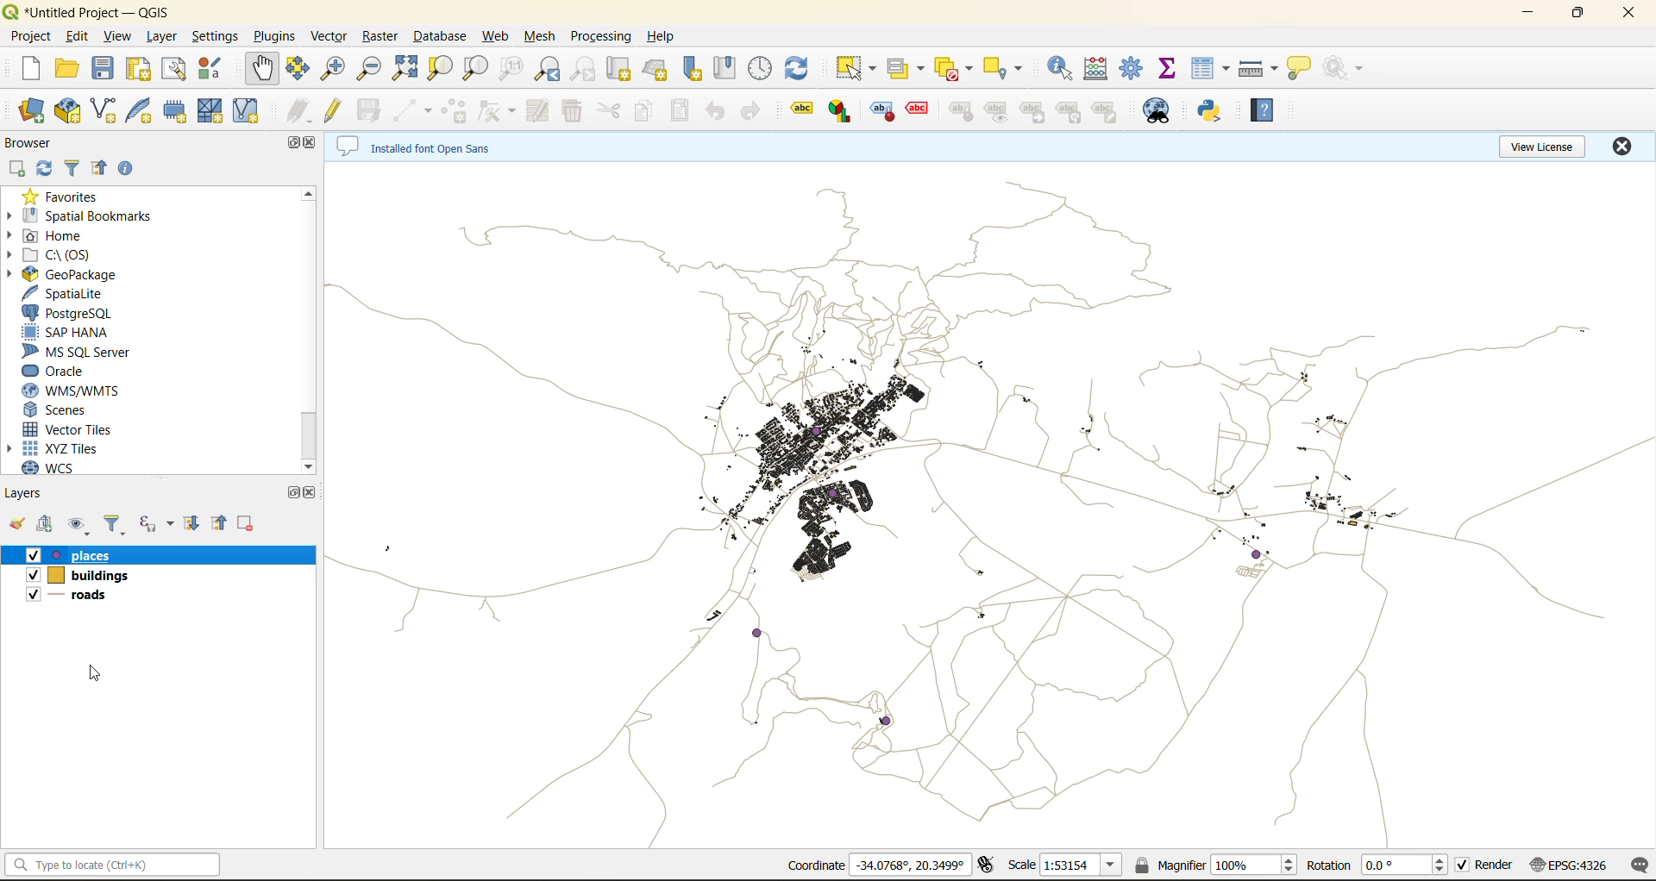 This screenshot has height=881, width=1656. Describe the element at coordinates (1210, 110) in the screenshot. I see `python` at that location.